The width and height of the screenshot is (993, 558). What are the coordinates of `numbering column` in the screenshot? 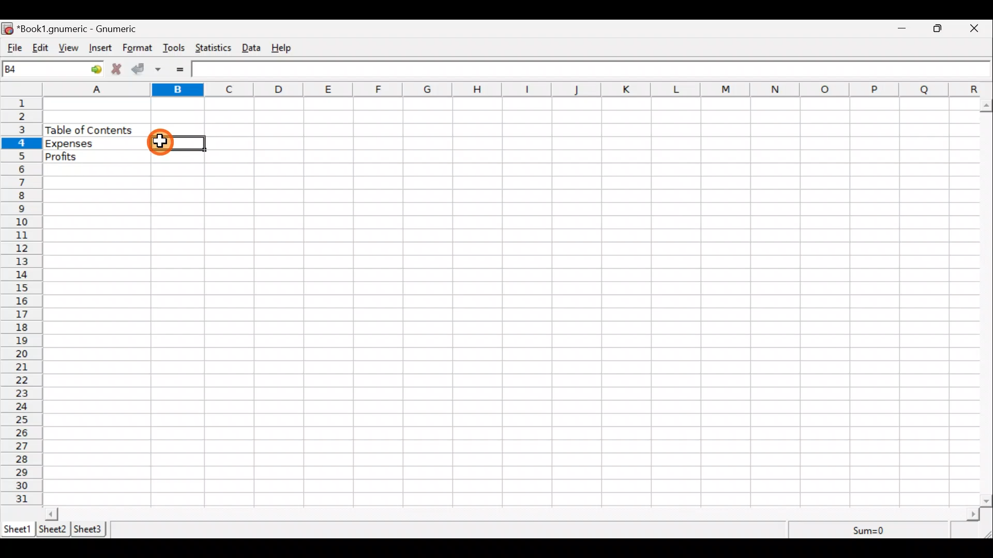 It's located at (21, 303).